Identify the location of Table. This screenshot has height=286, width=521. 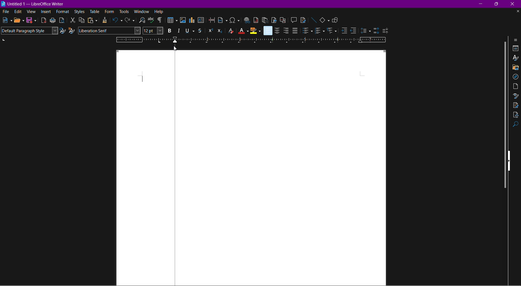
(172, 21).